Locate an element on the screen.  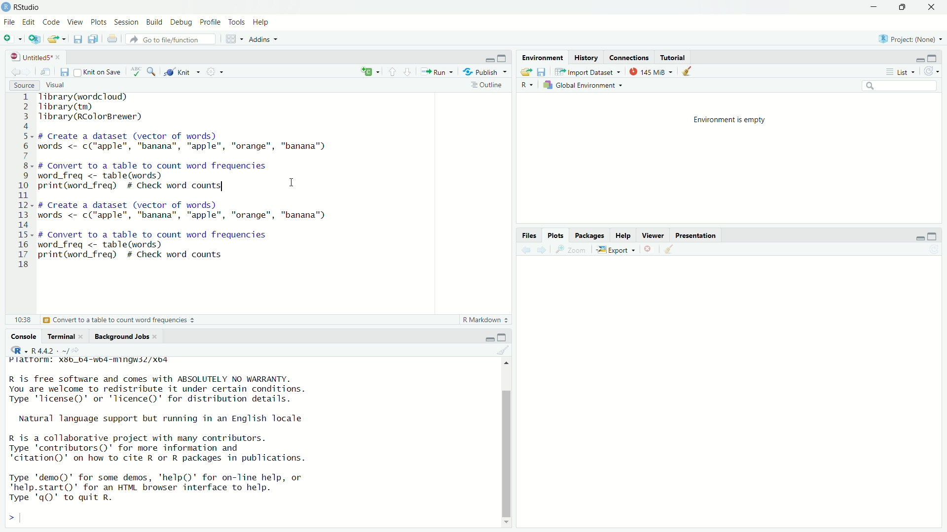
Zoom is located at coordinates (571, 249).